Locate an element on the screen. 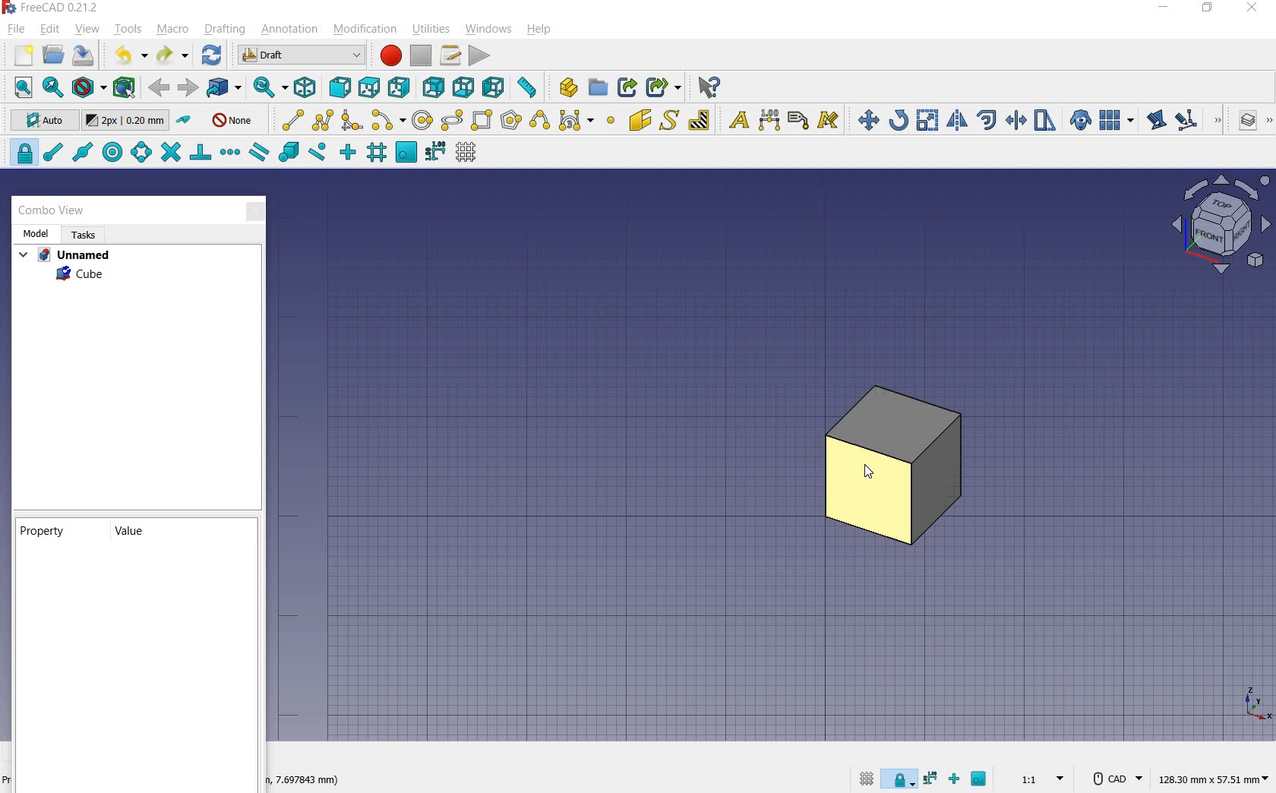 The height and width of the screenshot is (793, 1276). snap ortho is located at coordinates (955, 780).